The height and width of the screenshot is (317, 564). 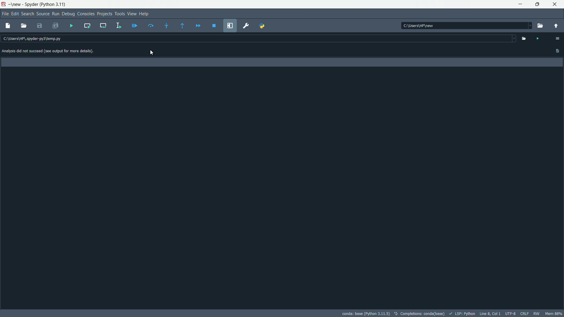 I want to click on save all files, so click(x=55, y=26).